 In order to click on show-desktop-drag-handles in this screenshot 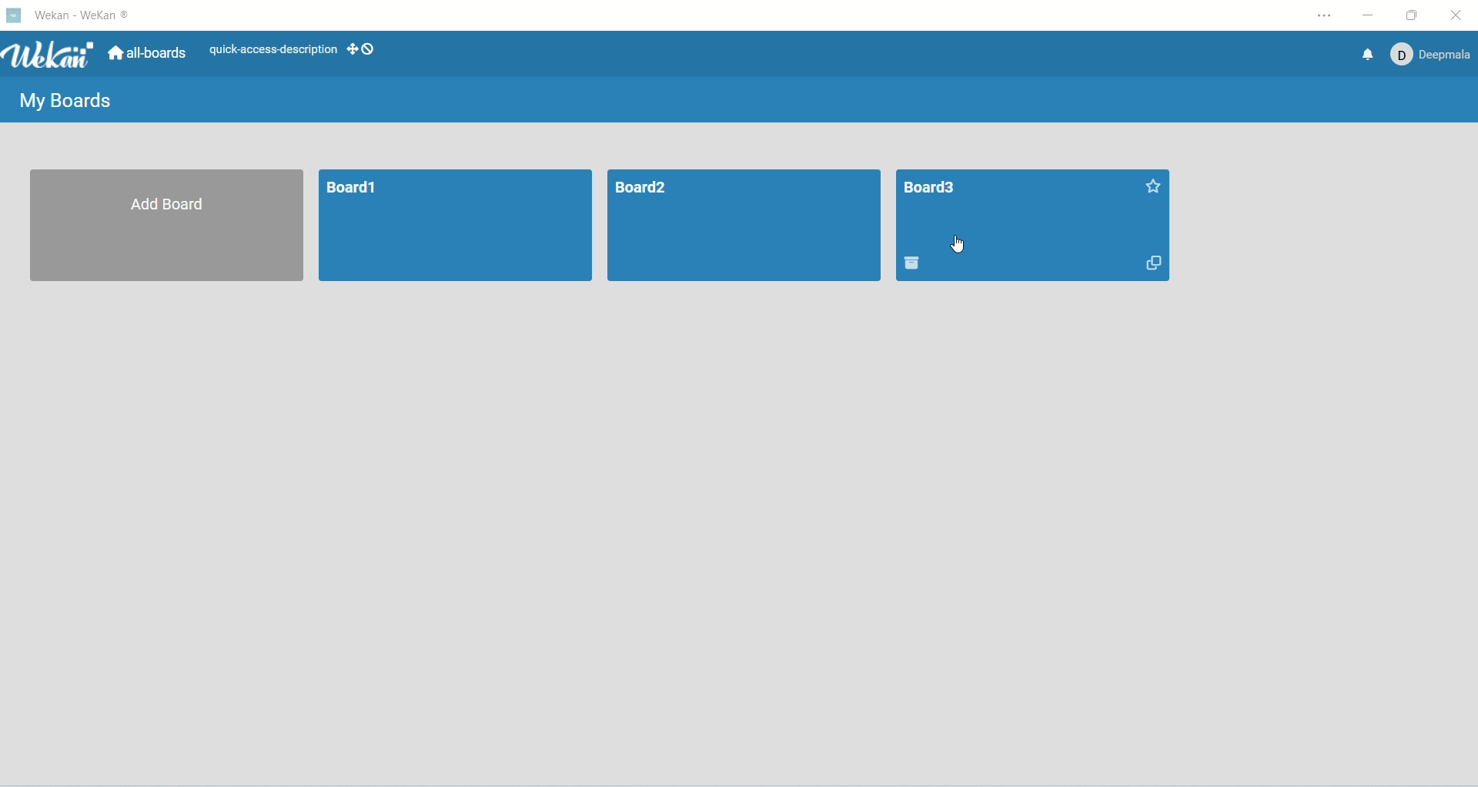, I will do `click(366, 49)`.